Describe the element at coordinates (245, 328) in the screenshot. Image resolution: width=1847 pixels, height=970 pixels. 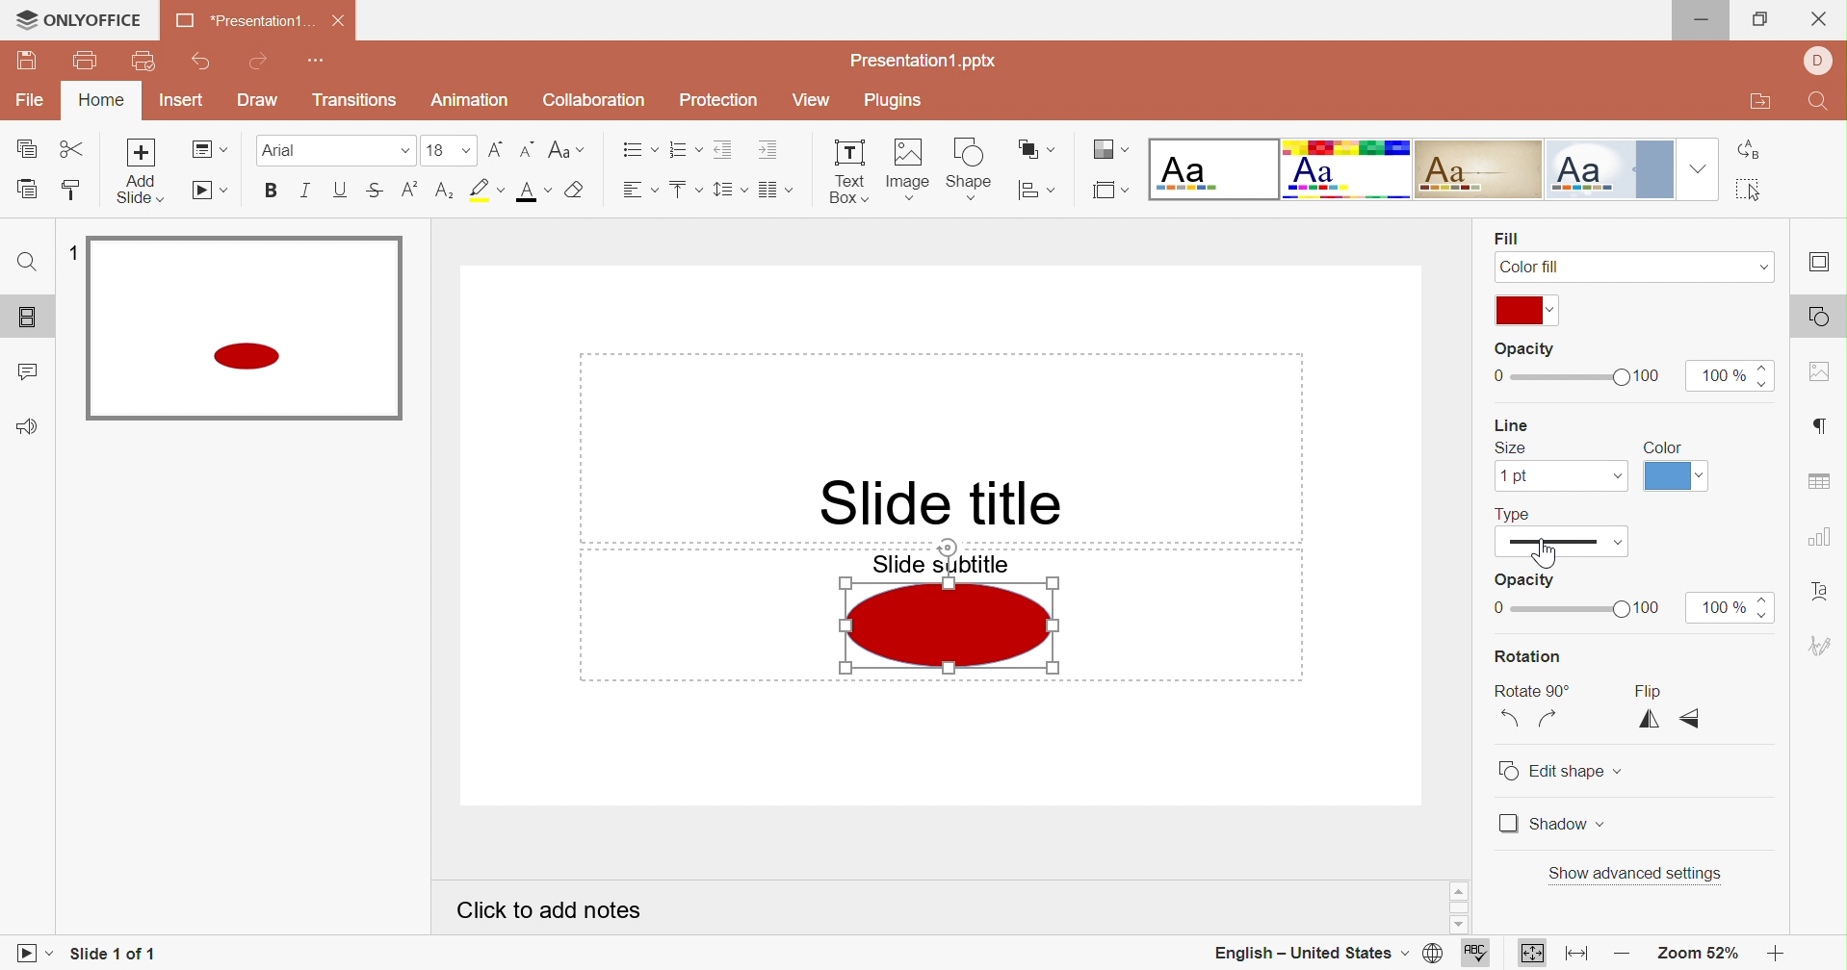
I see `Selected slide` at that location.